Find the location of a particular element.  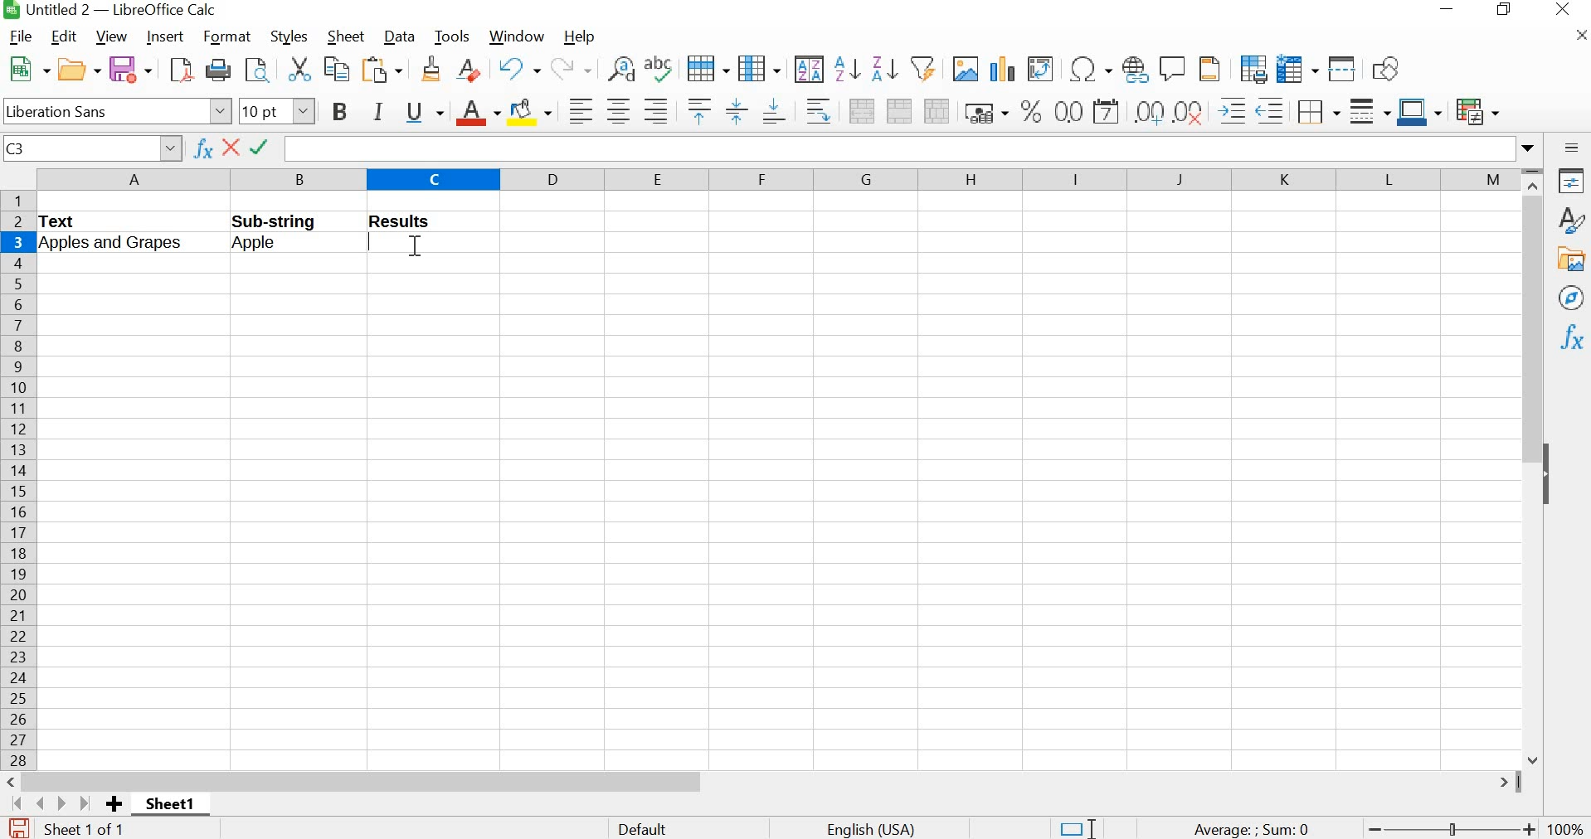

styles is located at coordinates (286, 35).